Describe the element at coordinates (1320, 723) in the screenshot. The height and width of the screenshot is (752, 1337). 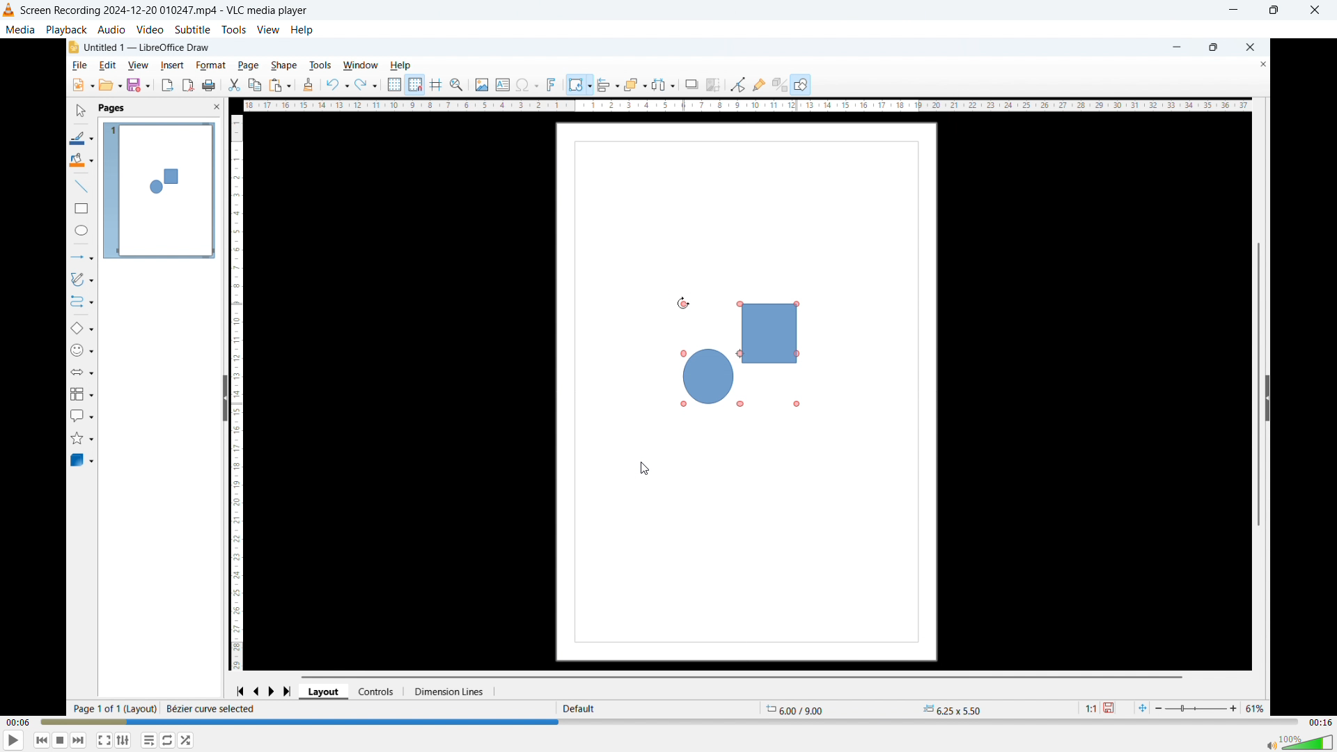
I see `Video duration ` at that location.